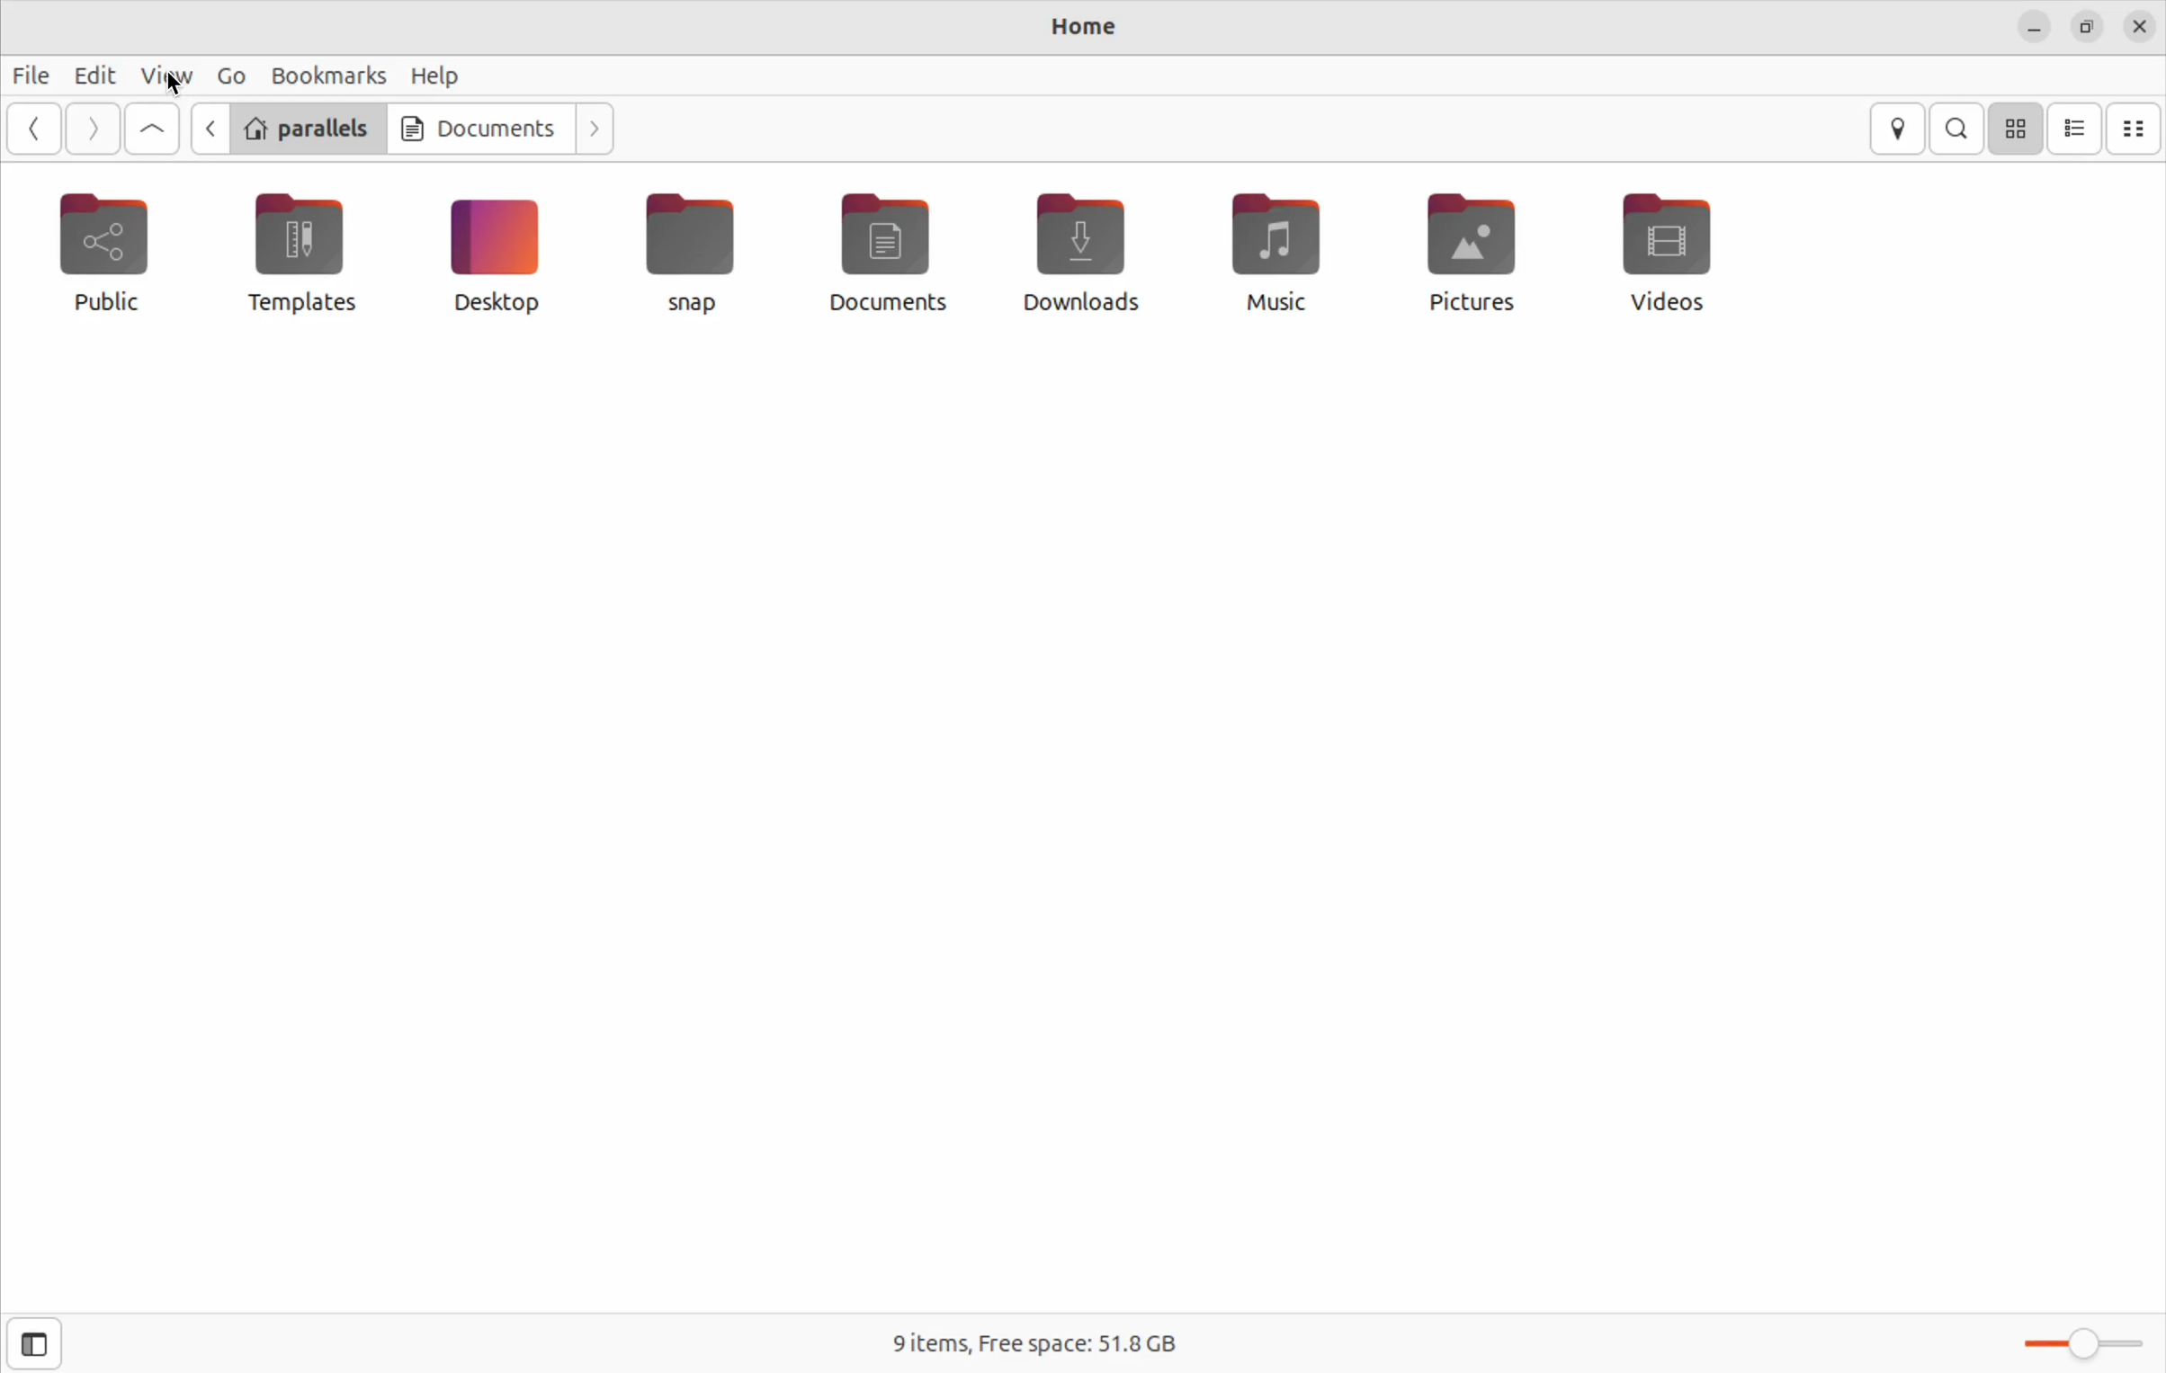 This screenshot has width=2166, height=1373. Describe the element at coordinates (151, 129) in the screenshot. I see `Go up` at that location.